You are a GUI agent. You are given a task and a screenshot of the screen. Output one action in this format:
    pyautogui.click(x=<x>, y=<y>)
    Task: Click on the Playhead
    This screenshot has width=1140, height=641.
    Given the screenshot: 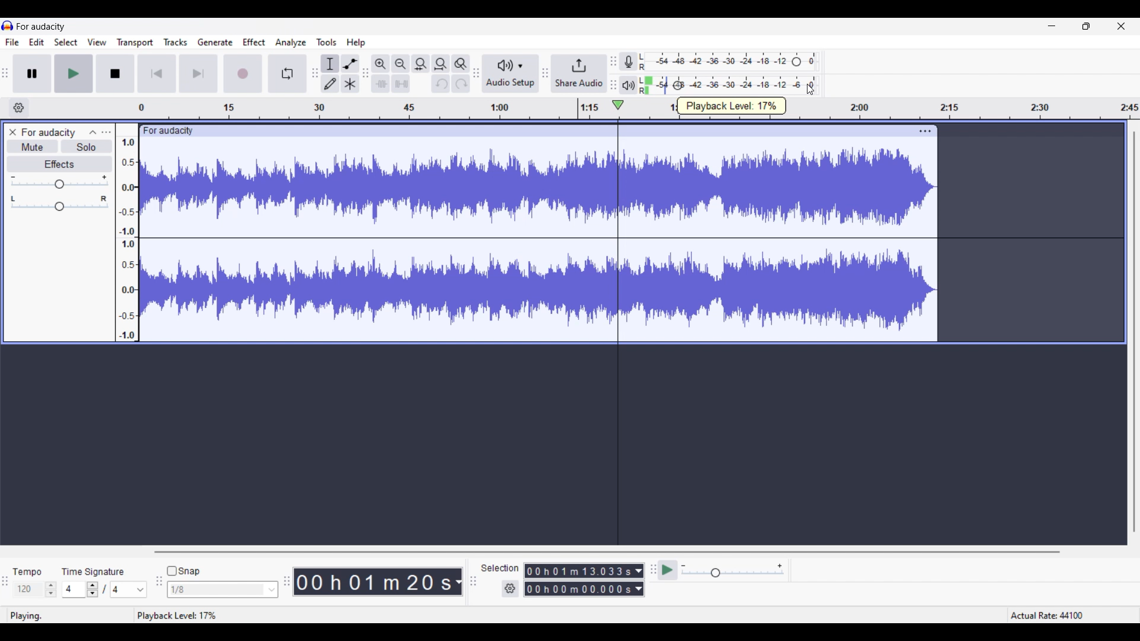 What is the action you would take?
    pyautogui.click(x=617, y=322)
    